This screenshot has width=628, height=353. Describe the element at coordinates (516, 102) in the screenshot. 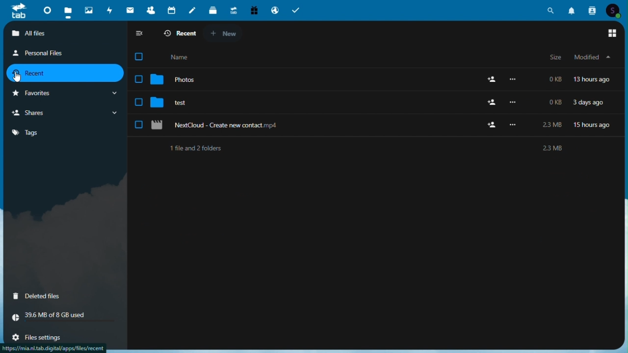

I see `more options` at that location.